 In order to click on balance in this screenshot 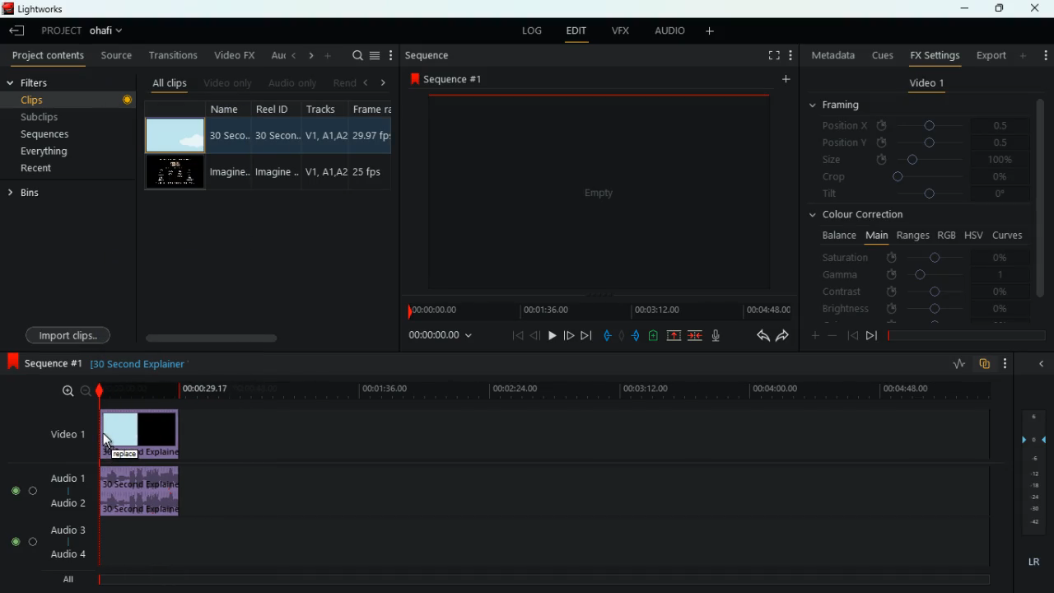, I will do `click(838, 236)`.